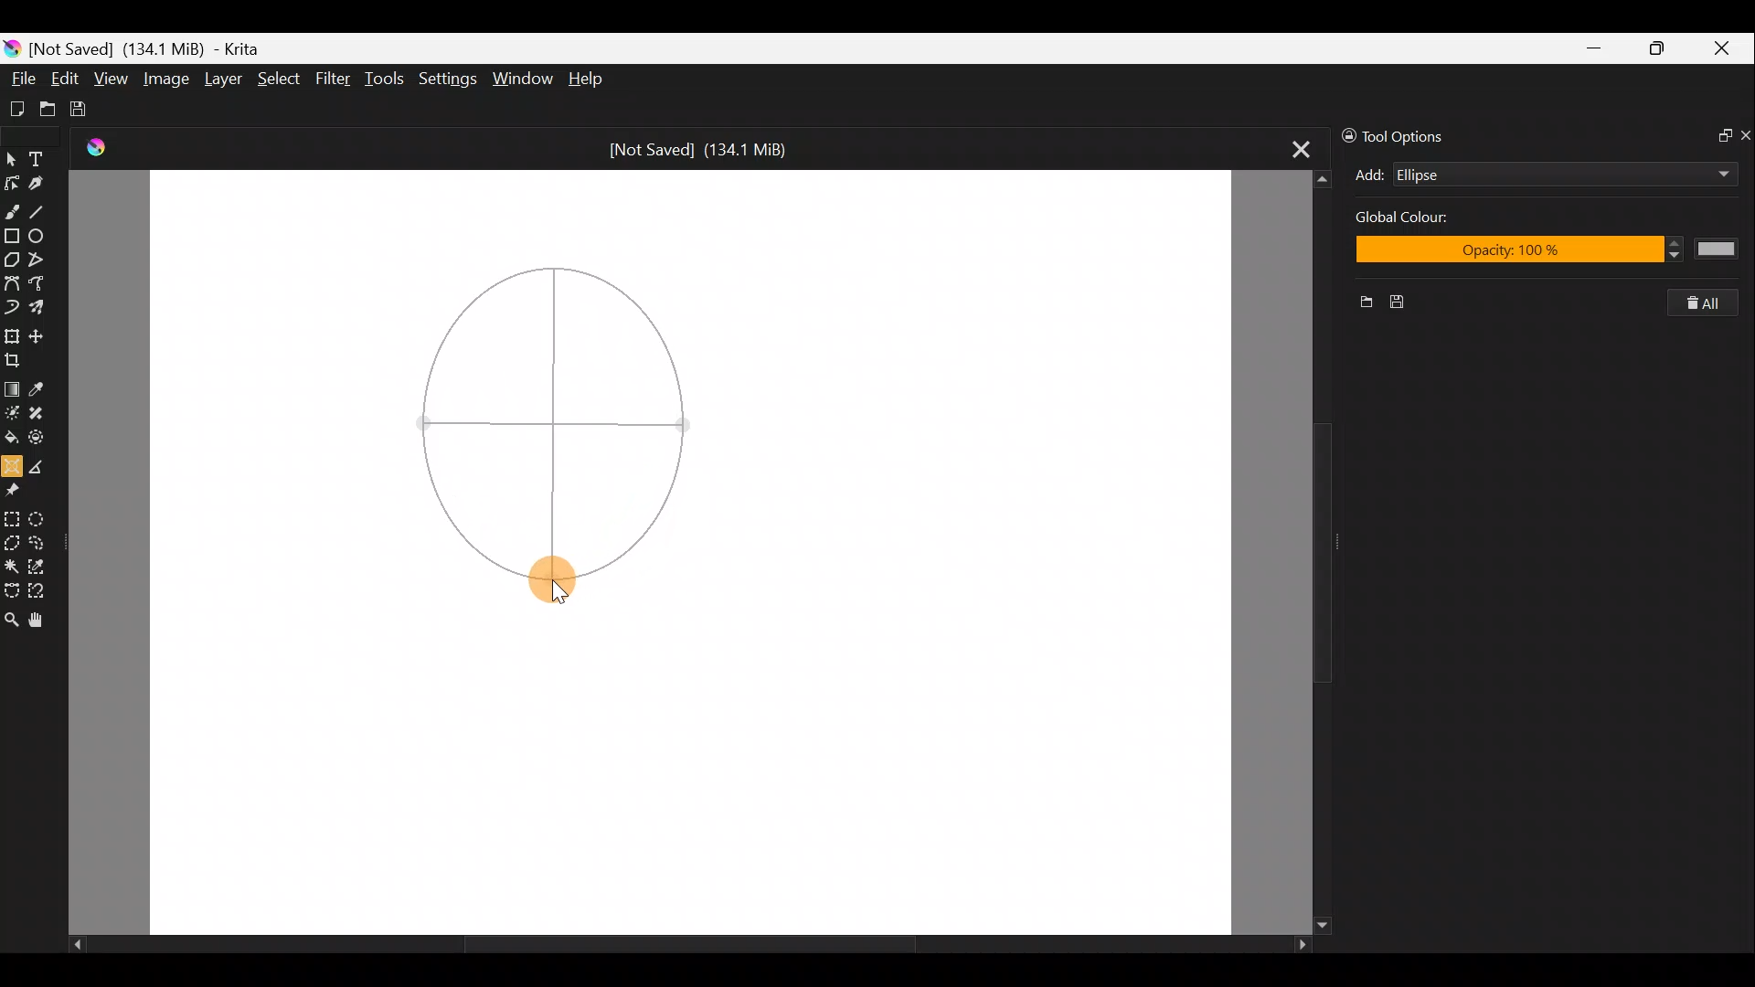 The height and width of the screenshot is (987, 1755). What do you see at coordinates (388, 81) in the screenshot?
I see `Tools` at bounding box center [388, 81].